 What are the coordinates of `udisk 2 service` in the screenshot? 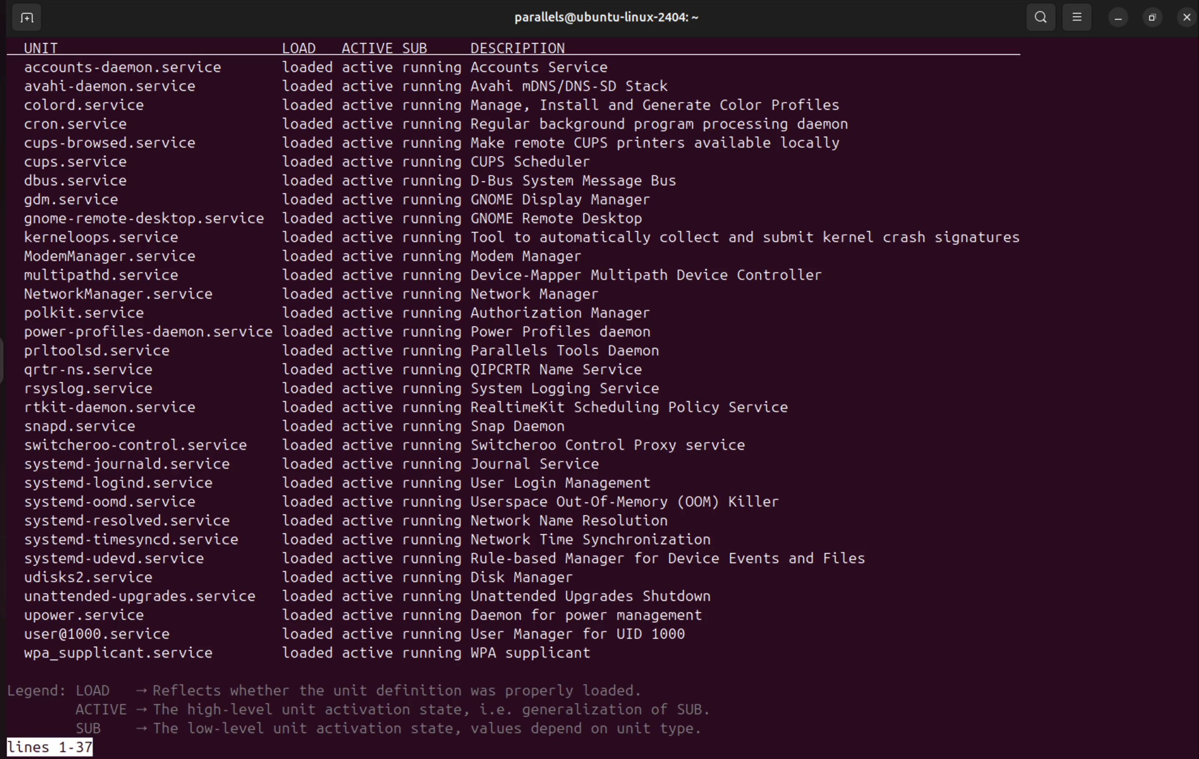 It's located at (113, 578).